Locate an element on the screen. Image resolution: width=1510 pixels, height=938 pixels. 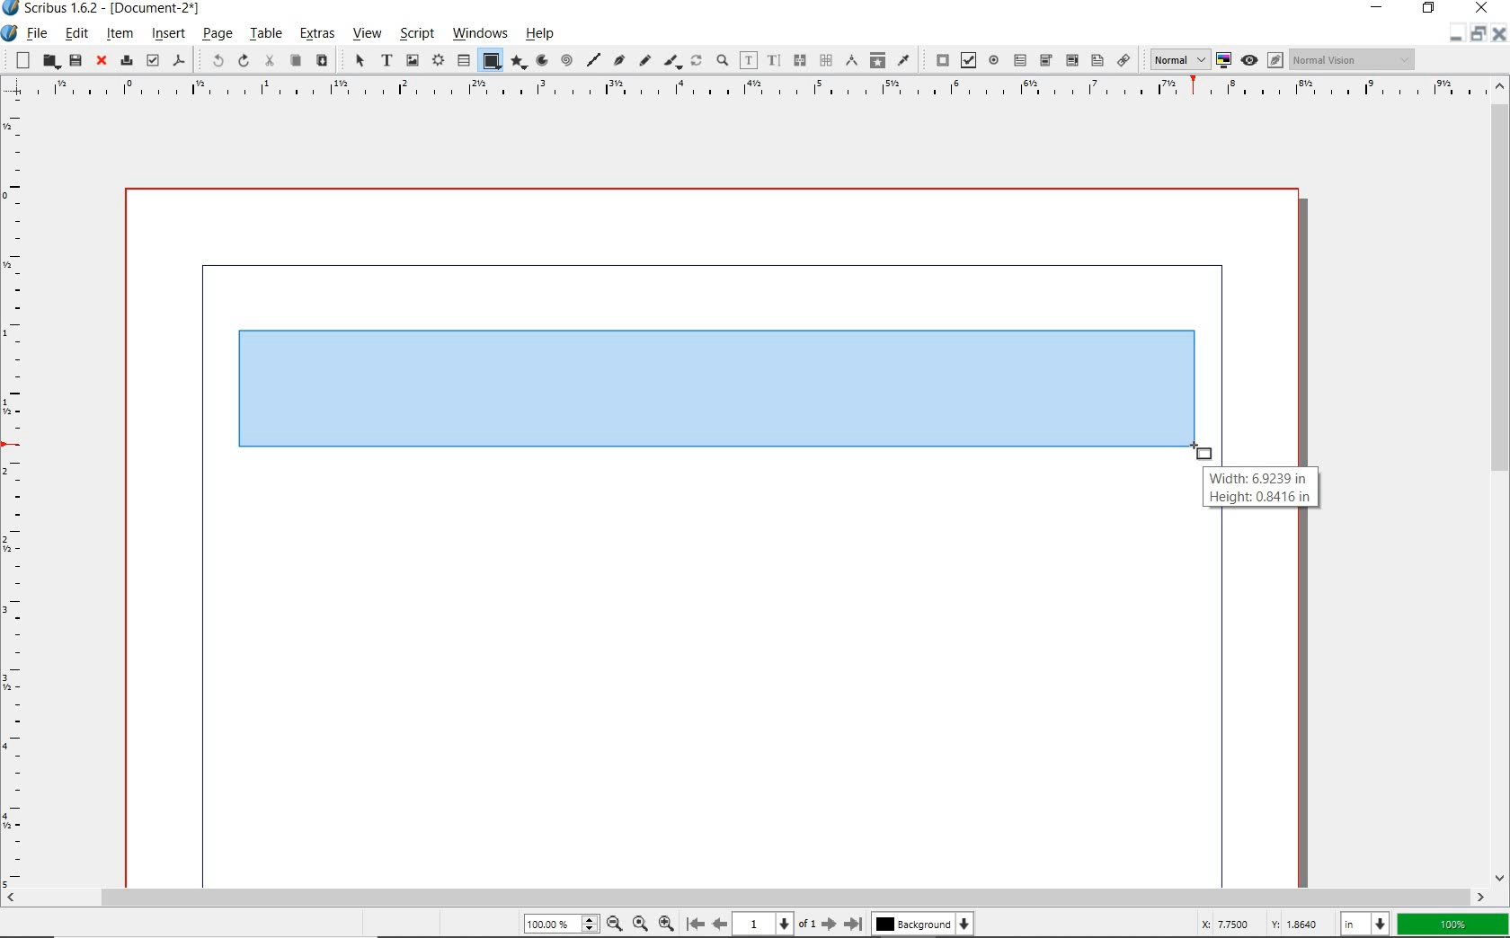
line is located at coordinates (594, 59).